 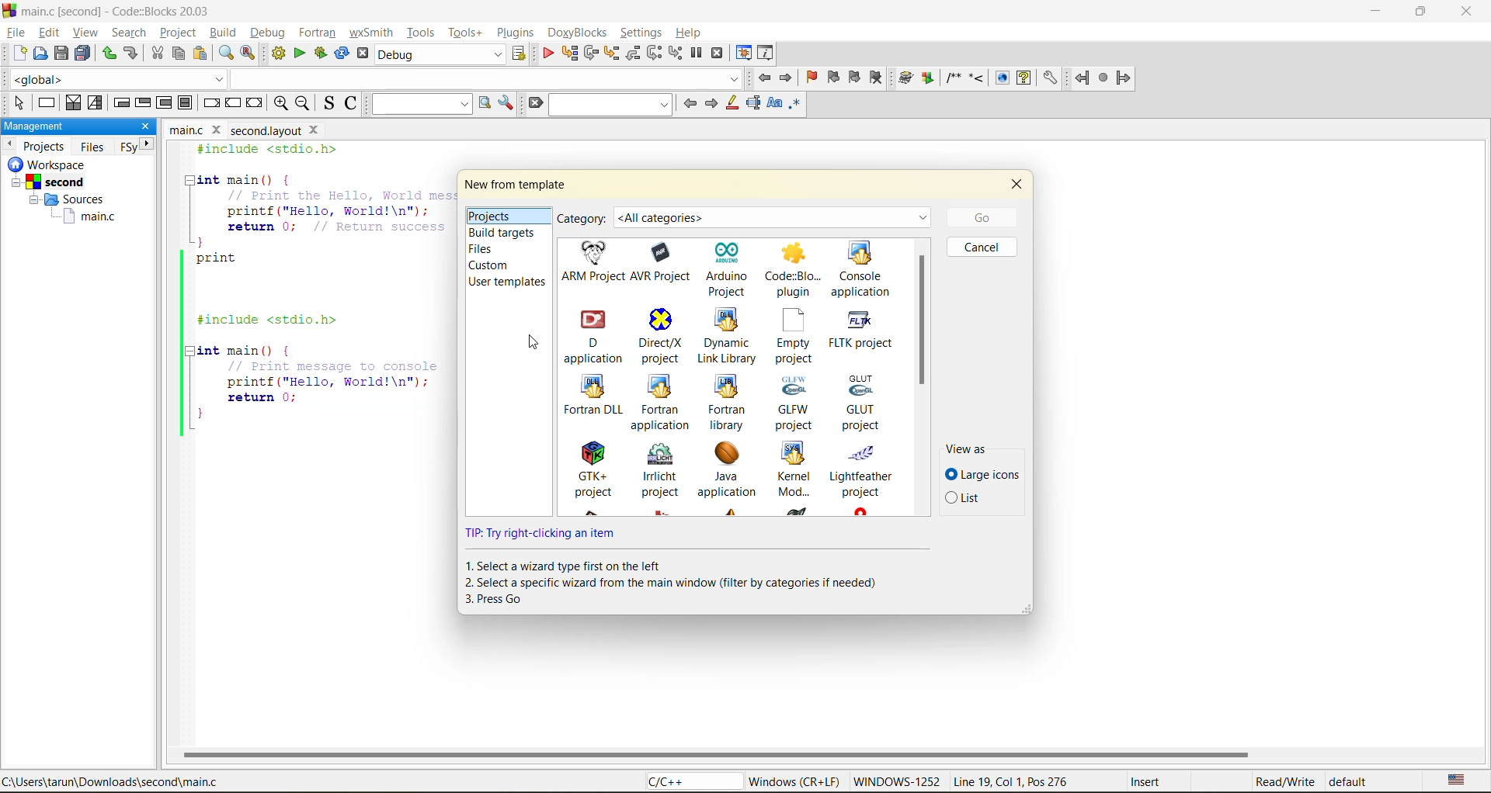 What do you see at coordinates (754, 105) in the screenshot?
I see `selected text` at bounding box center [754, 105].